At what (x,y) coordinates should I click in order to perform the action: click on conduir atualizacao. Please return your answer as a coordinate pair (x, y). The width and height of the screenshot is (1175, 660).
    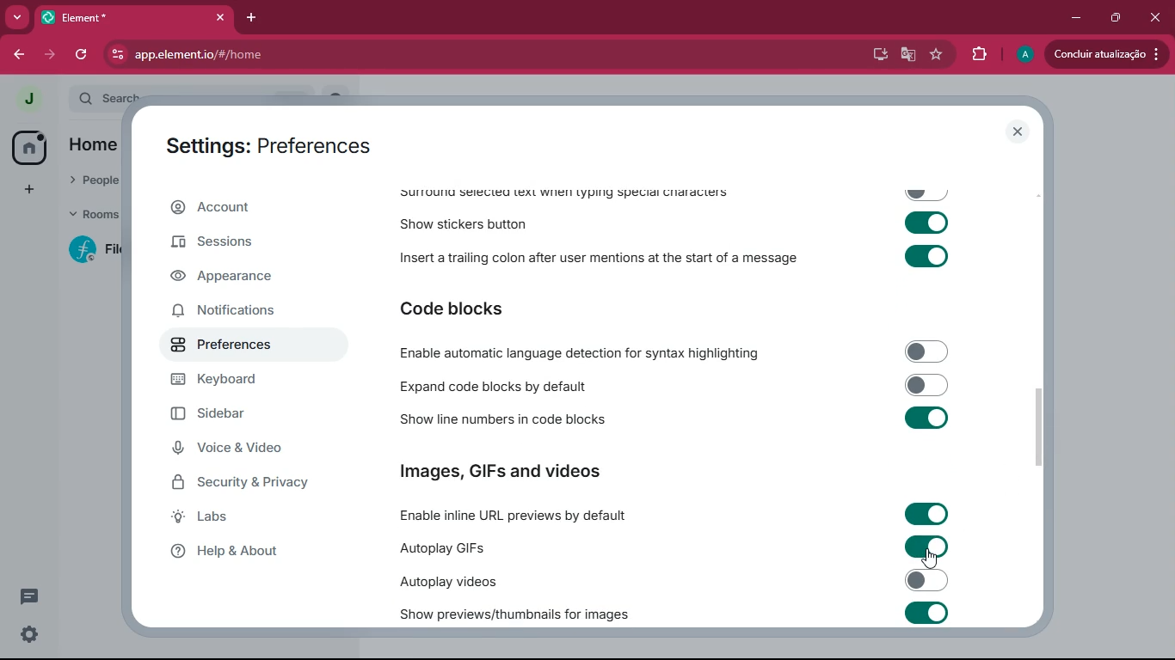
    Looking at the image, I should click on (1107, 54).